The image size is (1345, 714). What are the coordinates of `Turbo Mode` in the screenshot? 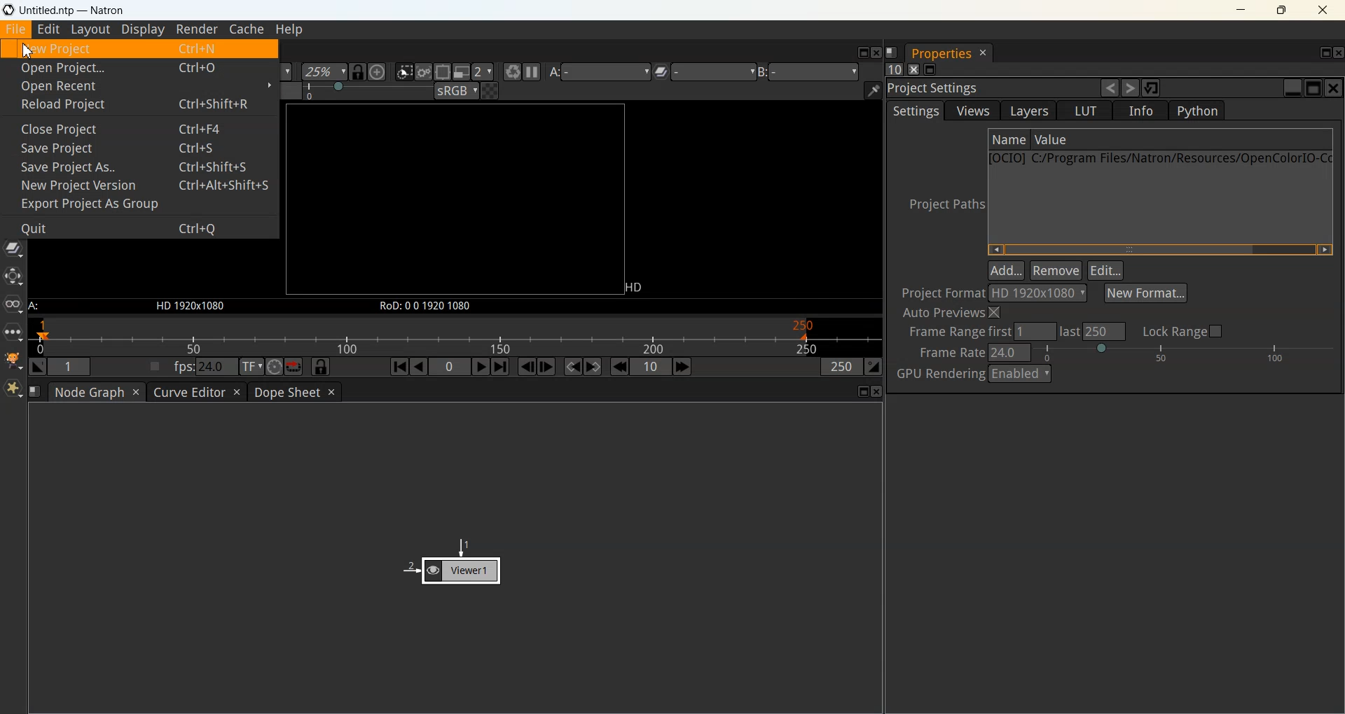 It's located at (274, 366).